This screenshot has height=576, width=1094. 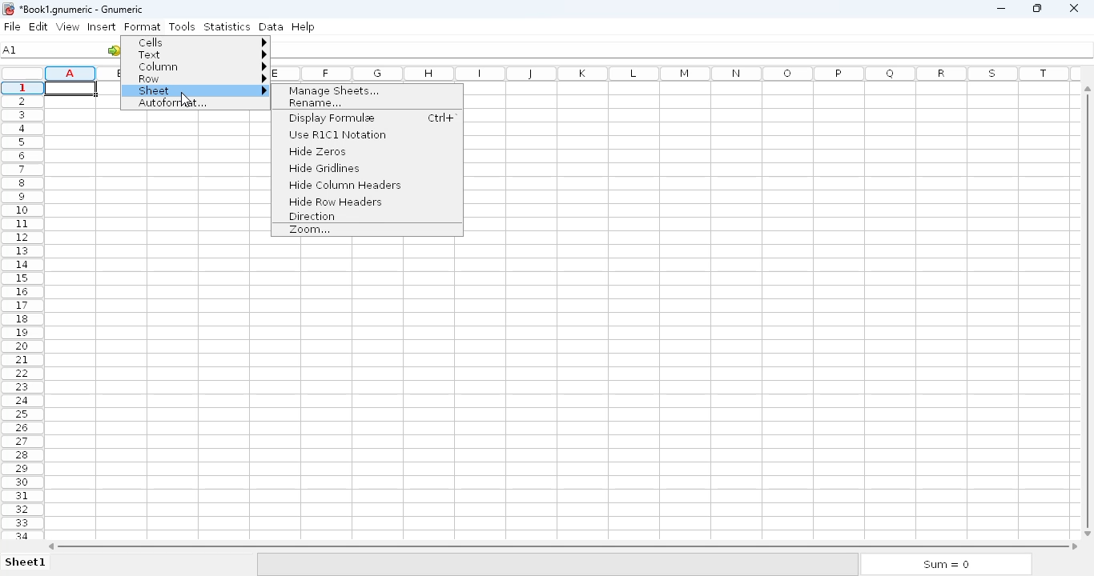 What do you see at coordinates (67, 26) in the screenshot?
I see `view` at bounding box center [67, 26].